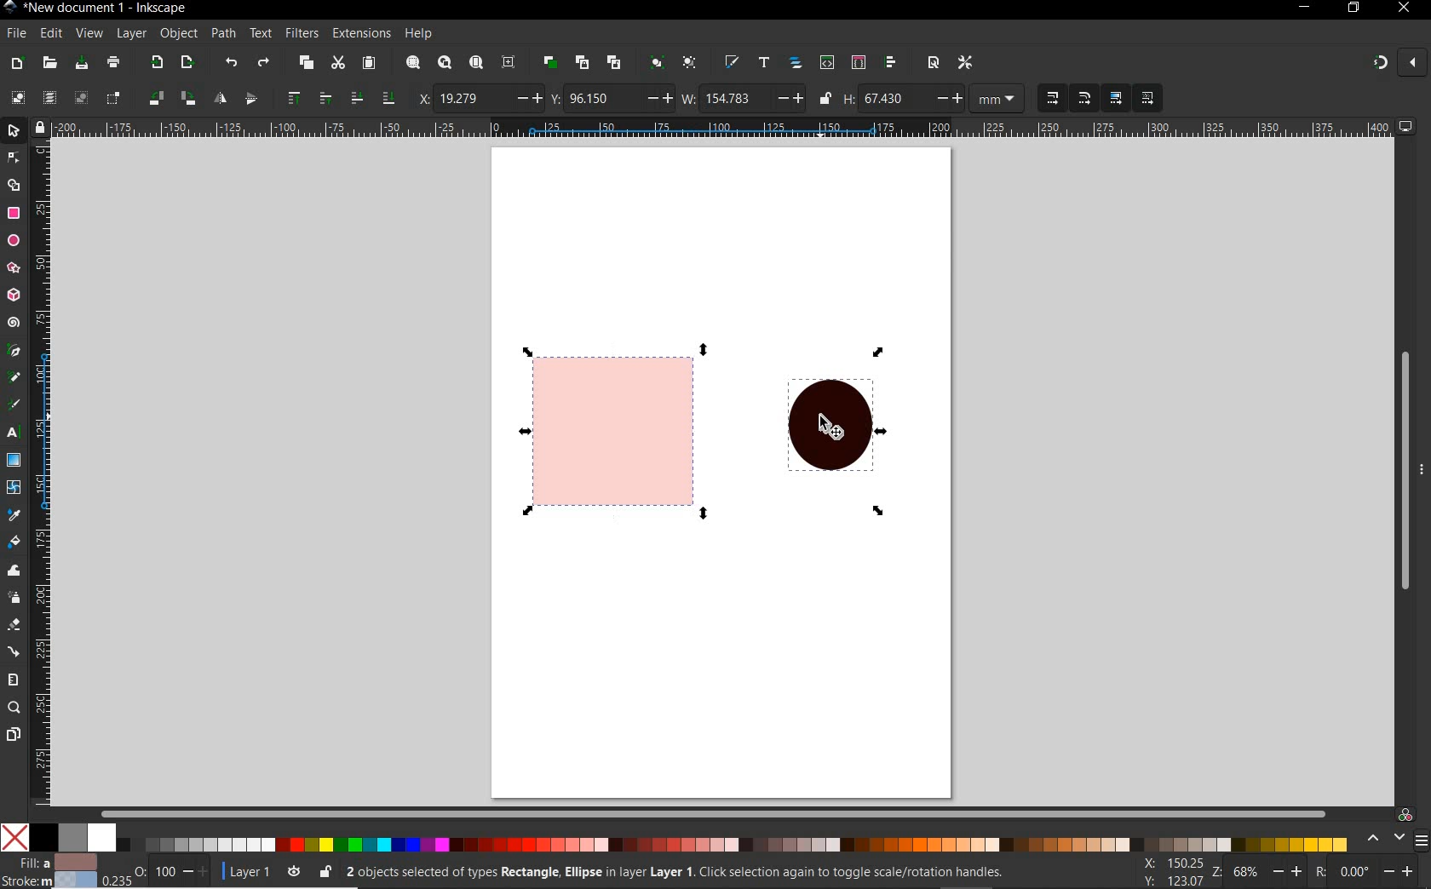 Image resolution: width=1431 pixels, height=889 pixels. I want to click on paint bucket tool, so click(14, 541).